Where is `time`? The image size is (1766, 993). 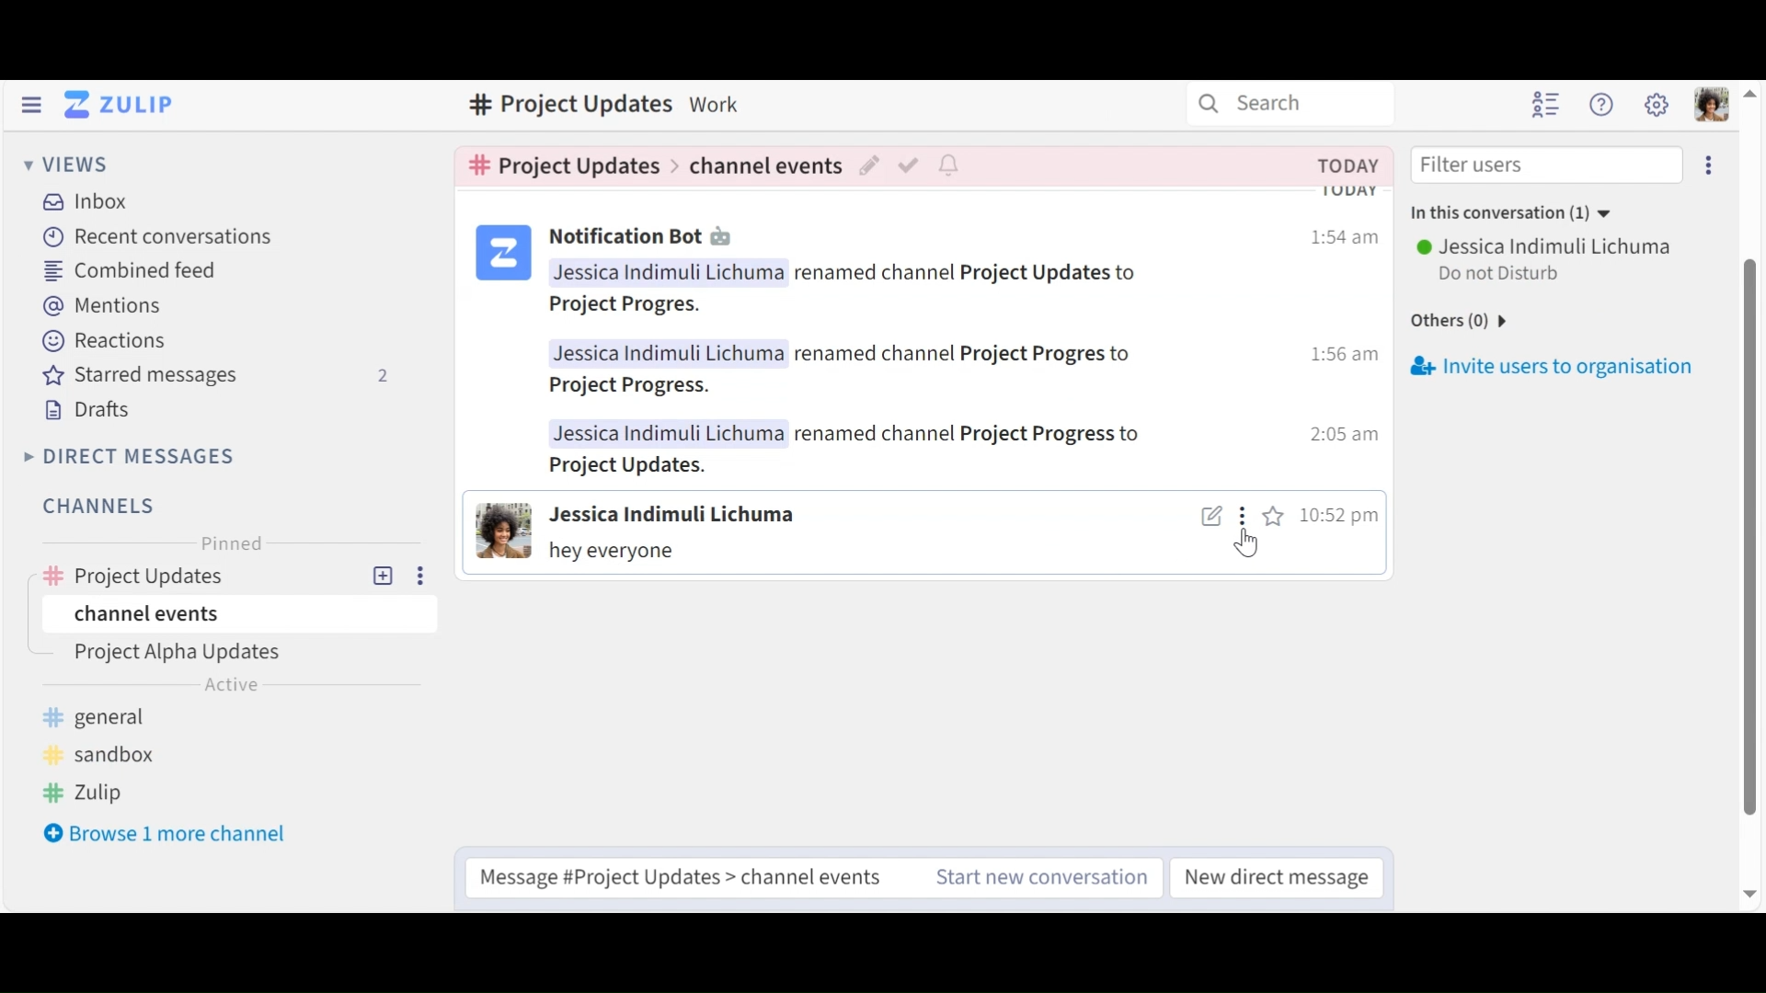
time is located at coordinates (1345, 358).